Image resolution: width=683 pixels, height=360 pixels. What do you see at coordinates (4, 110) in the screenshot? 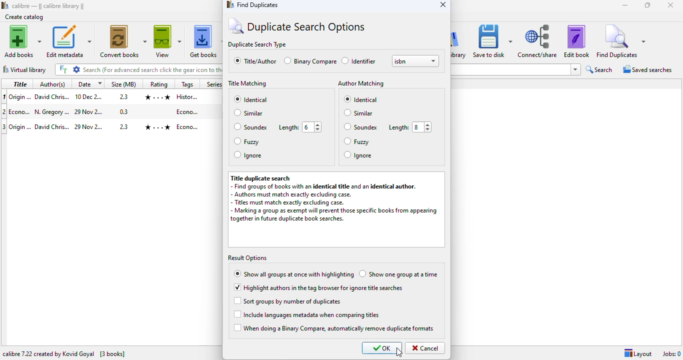
I see `index` at bounding box center [4, 110].